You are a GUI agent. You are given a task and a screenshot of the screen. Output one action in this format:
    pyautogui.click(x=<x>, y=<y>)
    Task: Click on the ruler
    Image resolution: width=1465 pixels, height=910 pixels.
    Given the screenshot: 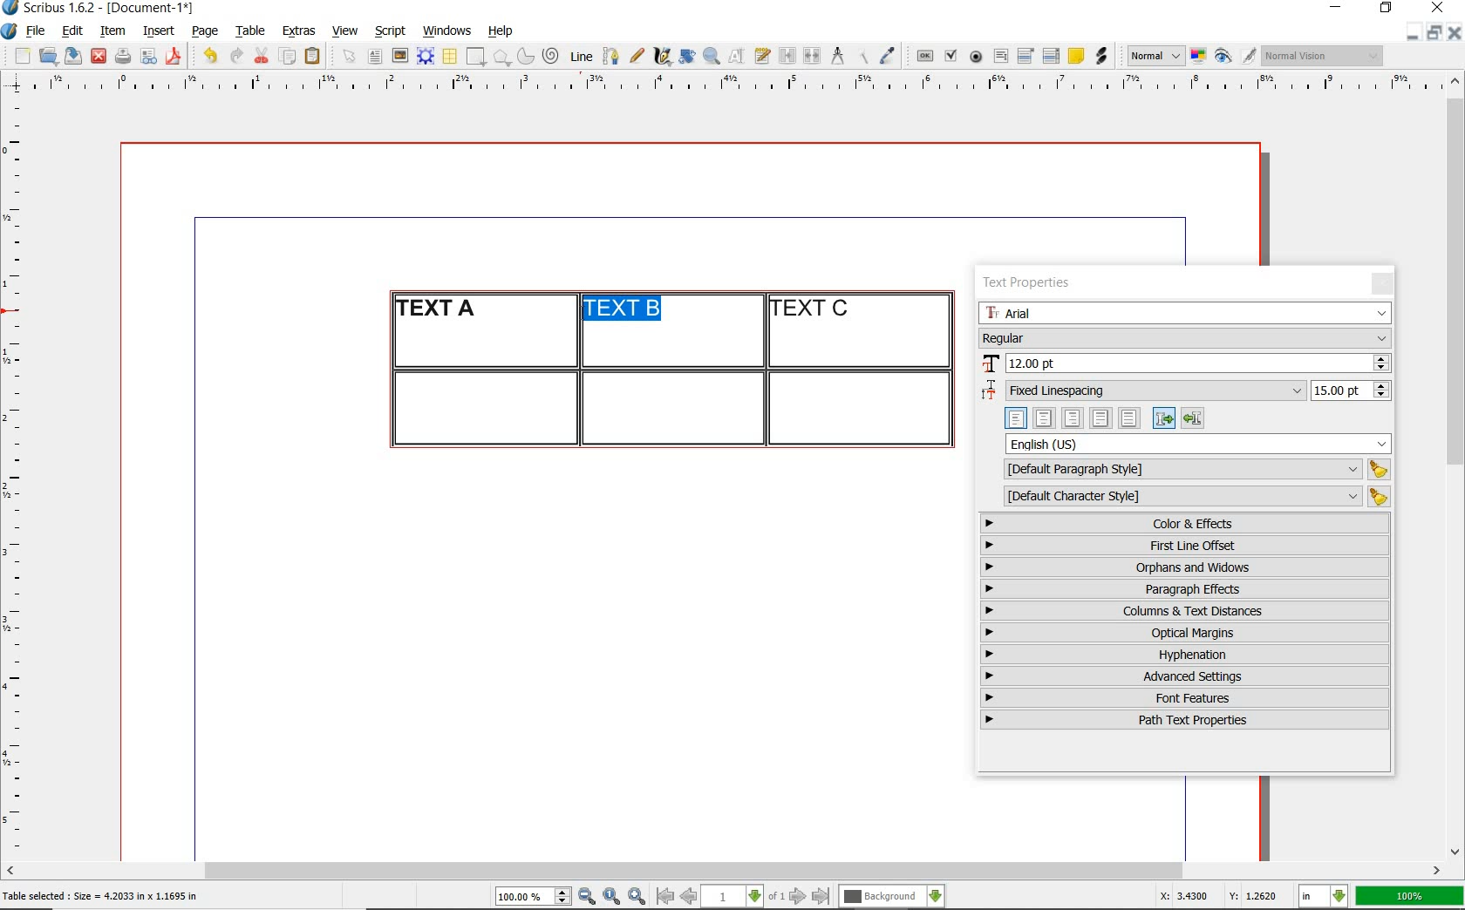 What is the action you would take?
    pyautogui.click(x=19, y=476)
    